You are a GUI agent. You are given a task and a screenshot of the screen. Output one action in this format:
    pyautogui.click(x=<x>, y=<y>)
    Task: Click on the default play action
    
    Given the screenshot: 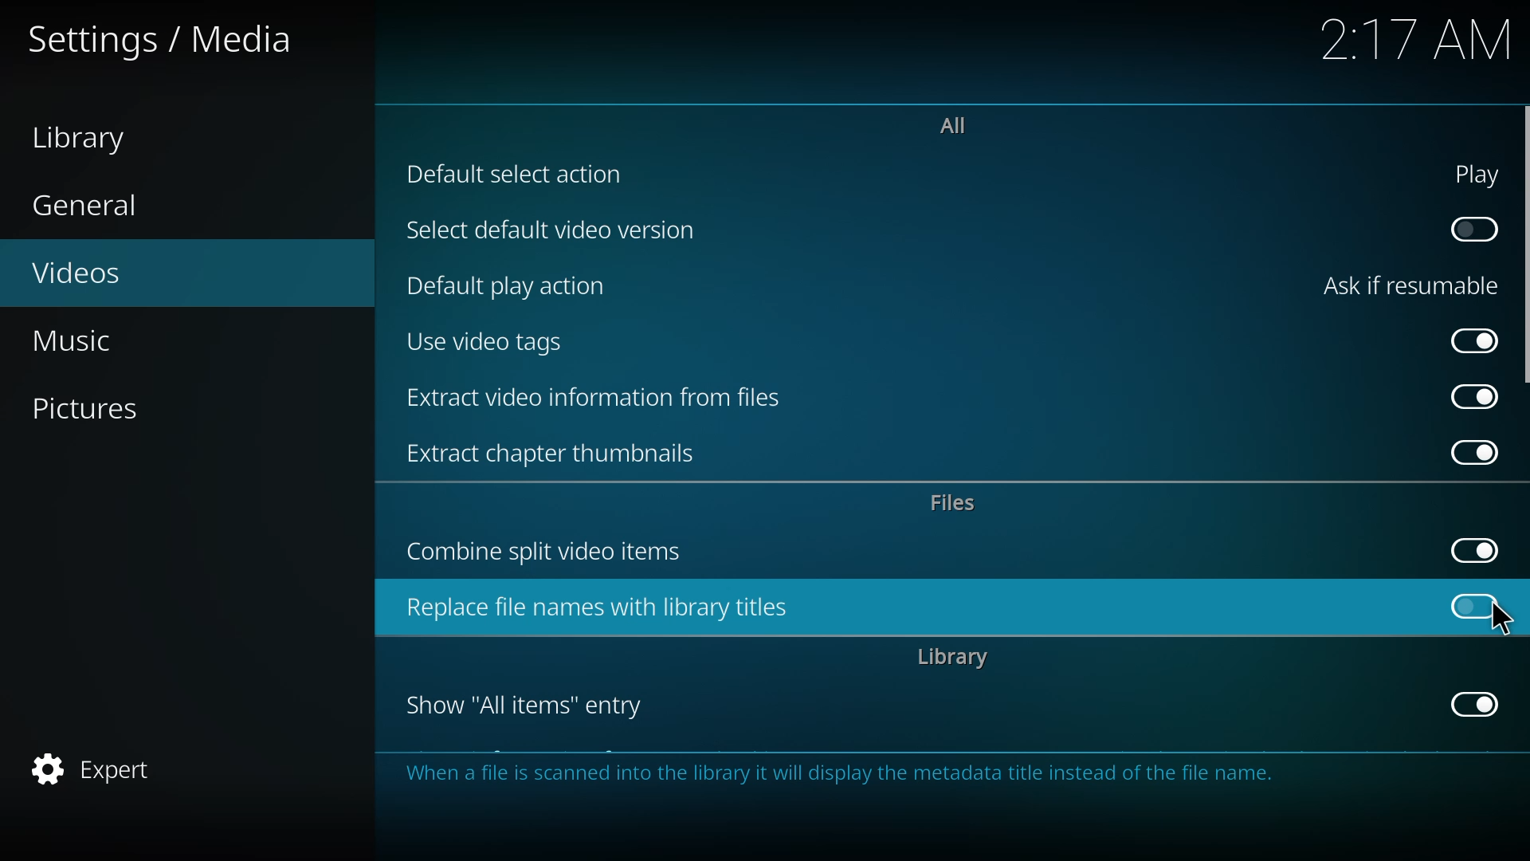 What is the action you would take?
    pyautogui.click(x=508, y=286)
    